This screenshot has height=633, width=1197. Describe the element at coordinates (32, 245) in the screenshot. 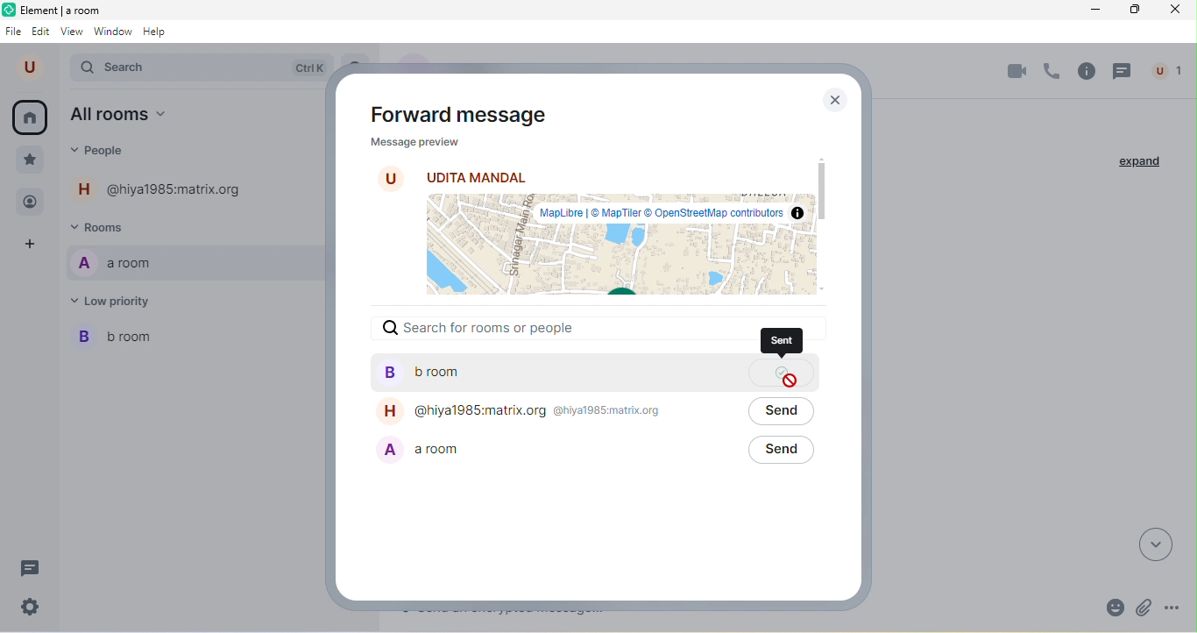

I see `add space` at that location.